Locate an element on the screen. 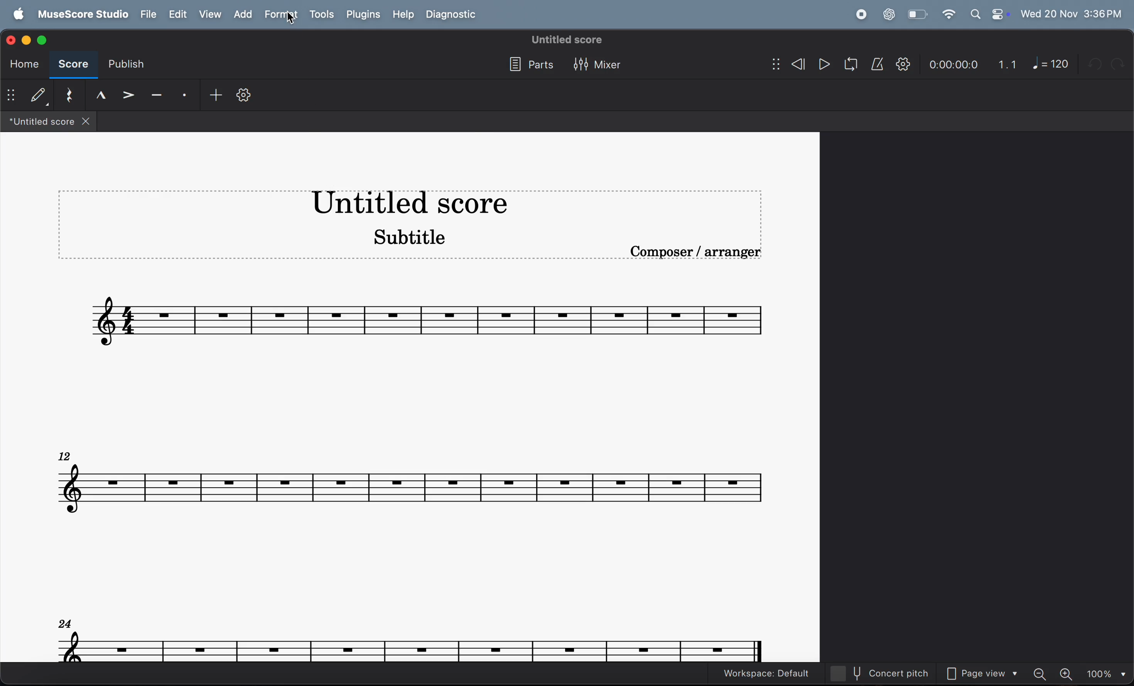 The image size is (1134, 686). note 120 is located at coordinates (1051, 64).